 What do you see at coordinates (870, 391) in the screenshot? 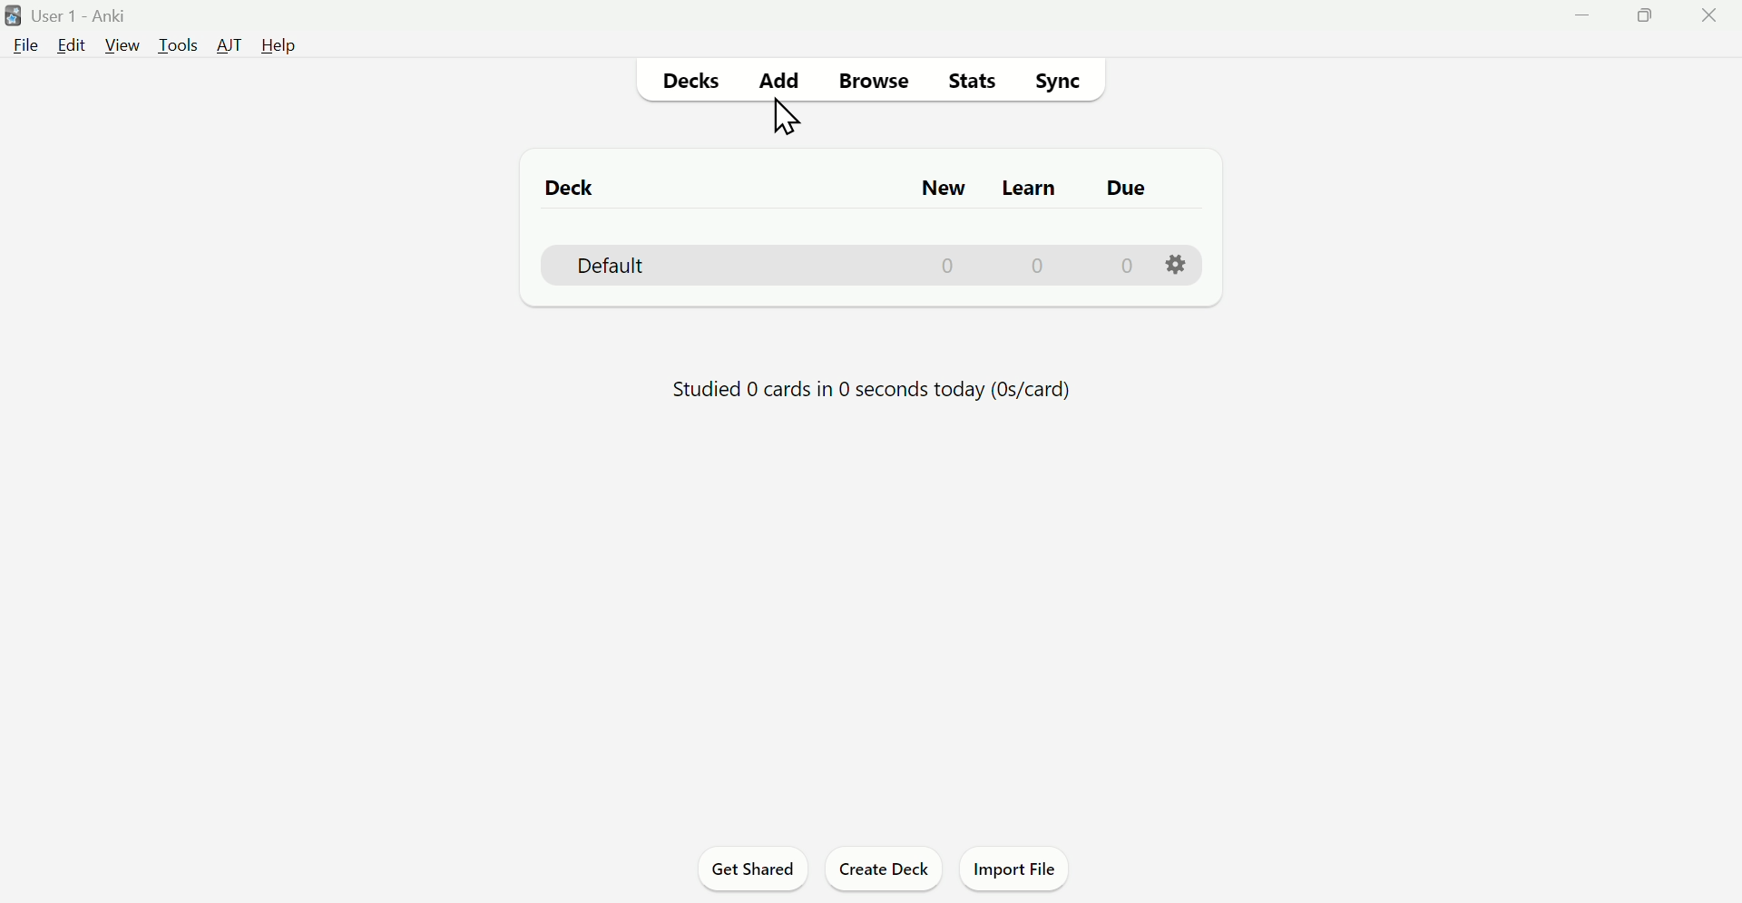
I see `Progress bar` at bounding box center [870, 391].